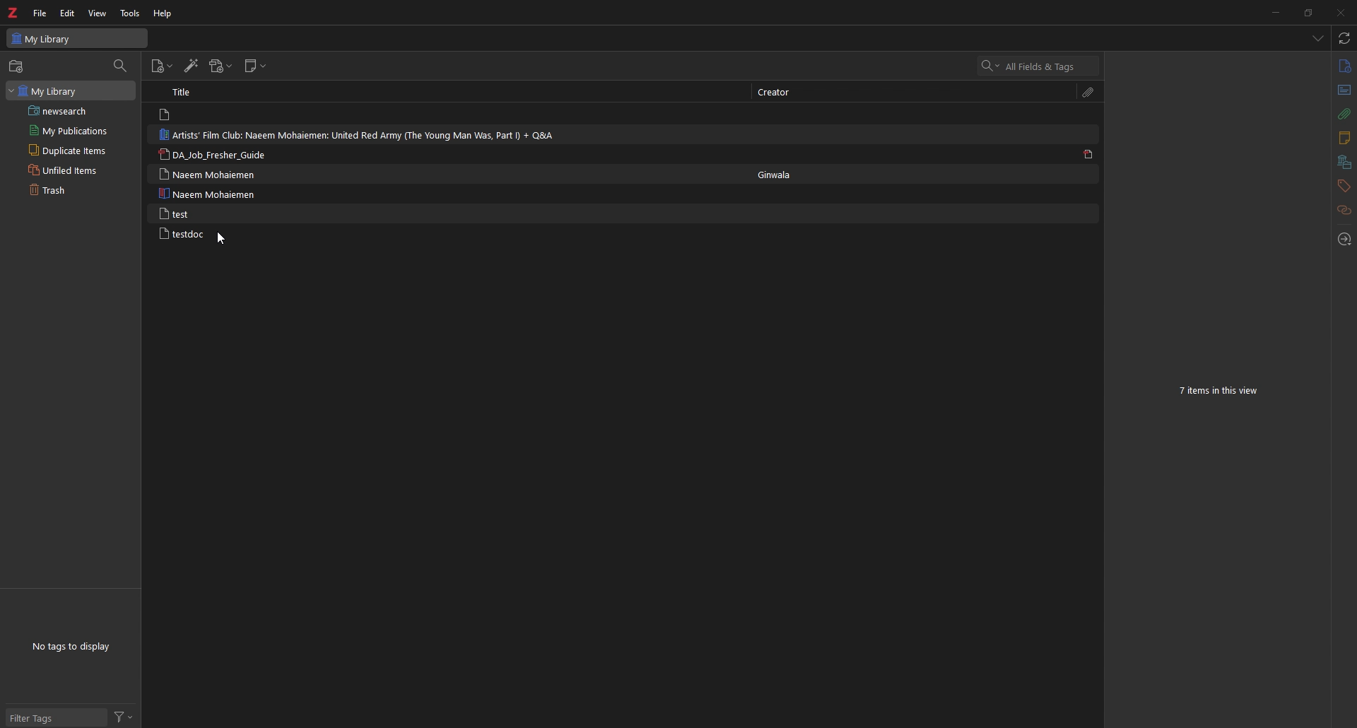  What do you see at coordinates (206, 213) in the screenshot?
I see `test` at bounding box center [206, 213].